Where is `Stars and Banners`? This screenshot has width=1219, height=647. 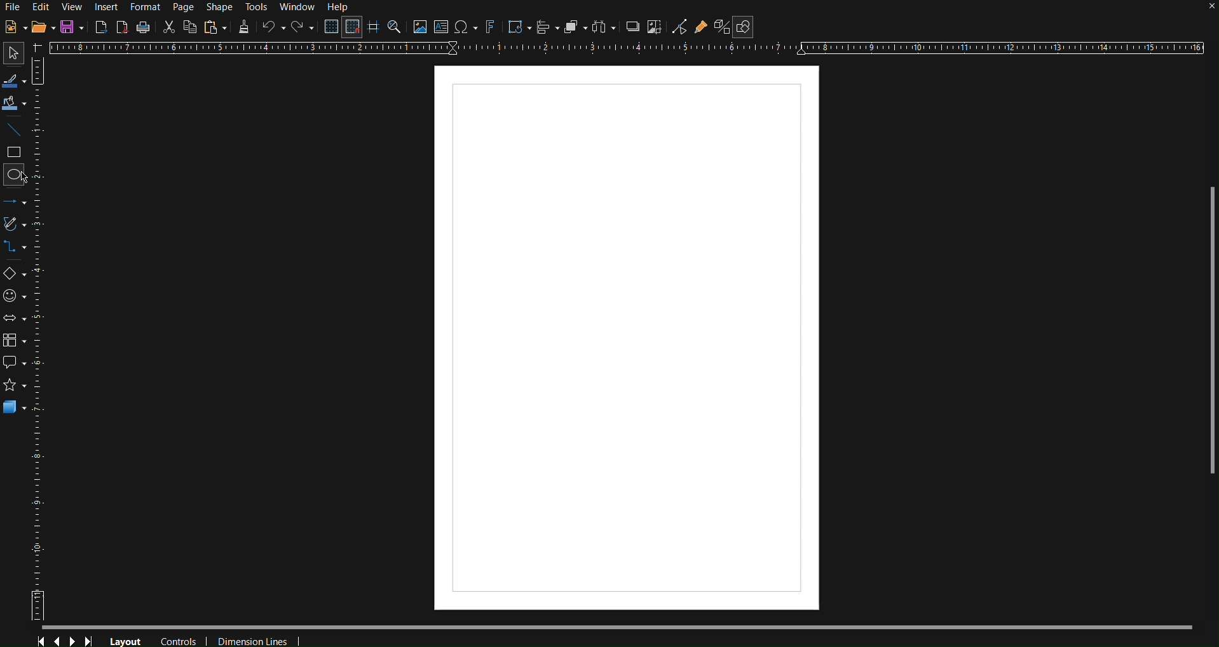 Stars and Banners is located at coordinates (18, 386).